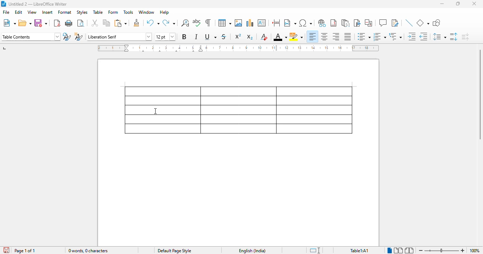 Image resolution: width=483 pixels, height=254 pixels. I want to click on insert line, so click(409, 23).